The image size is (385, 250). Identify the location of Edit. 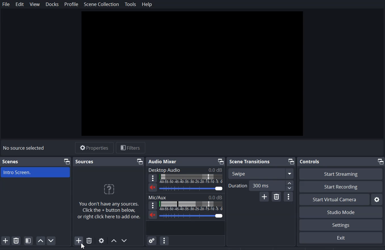
(20, 4).